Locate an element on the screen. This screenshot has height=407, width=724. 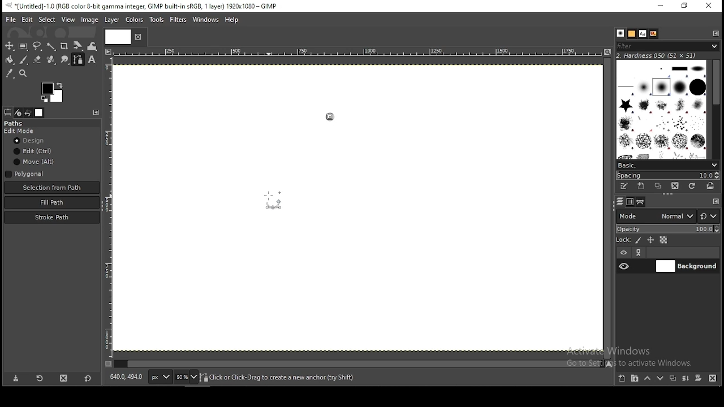
layer visibility is located at coordinates (624, 252).